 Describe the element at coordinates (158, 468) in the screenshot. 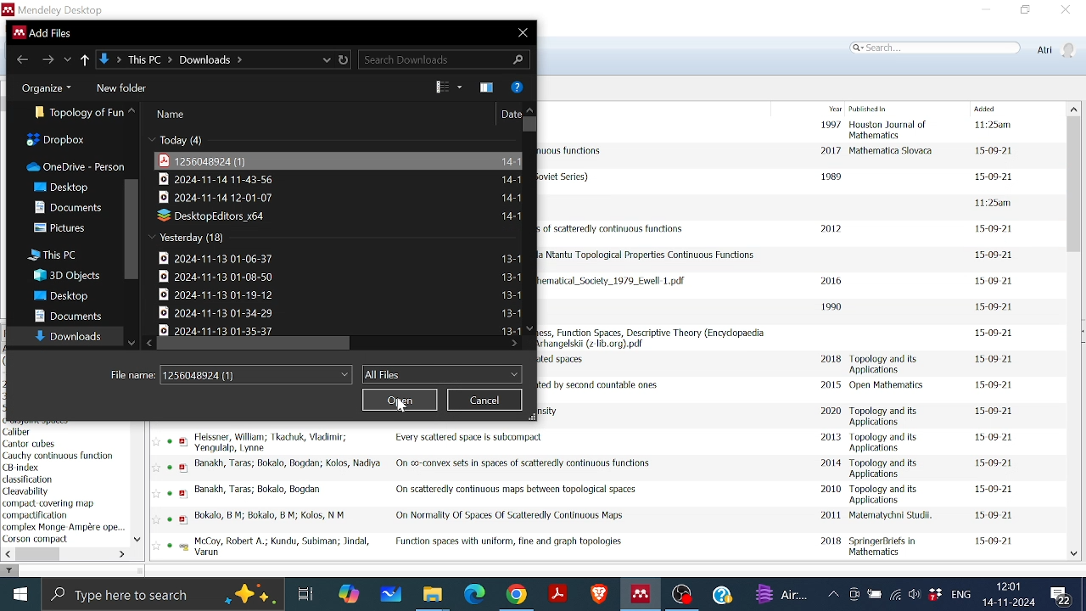

I see `favourite` at that location.